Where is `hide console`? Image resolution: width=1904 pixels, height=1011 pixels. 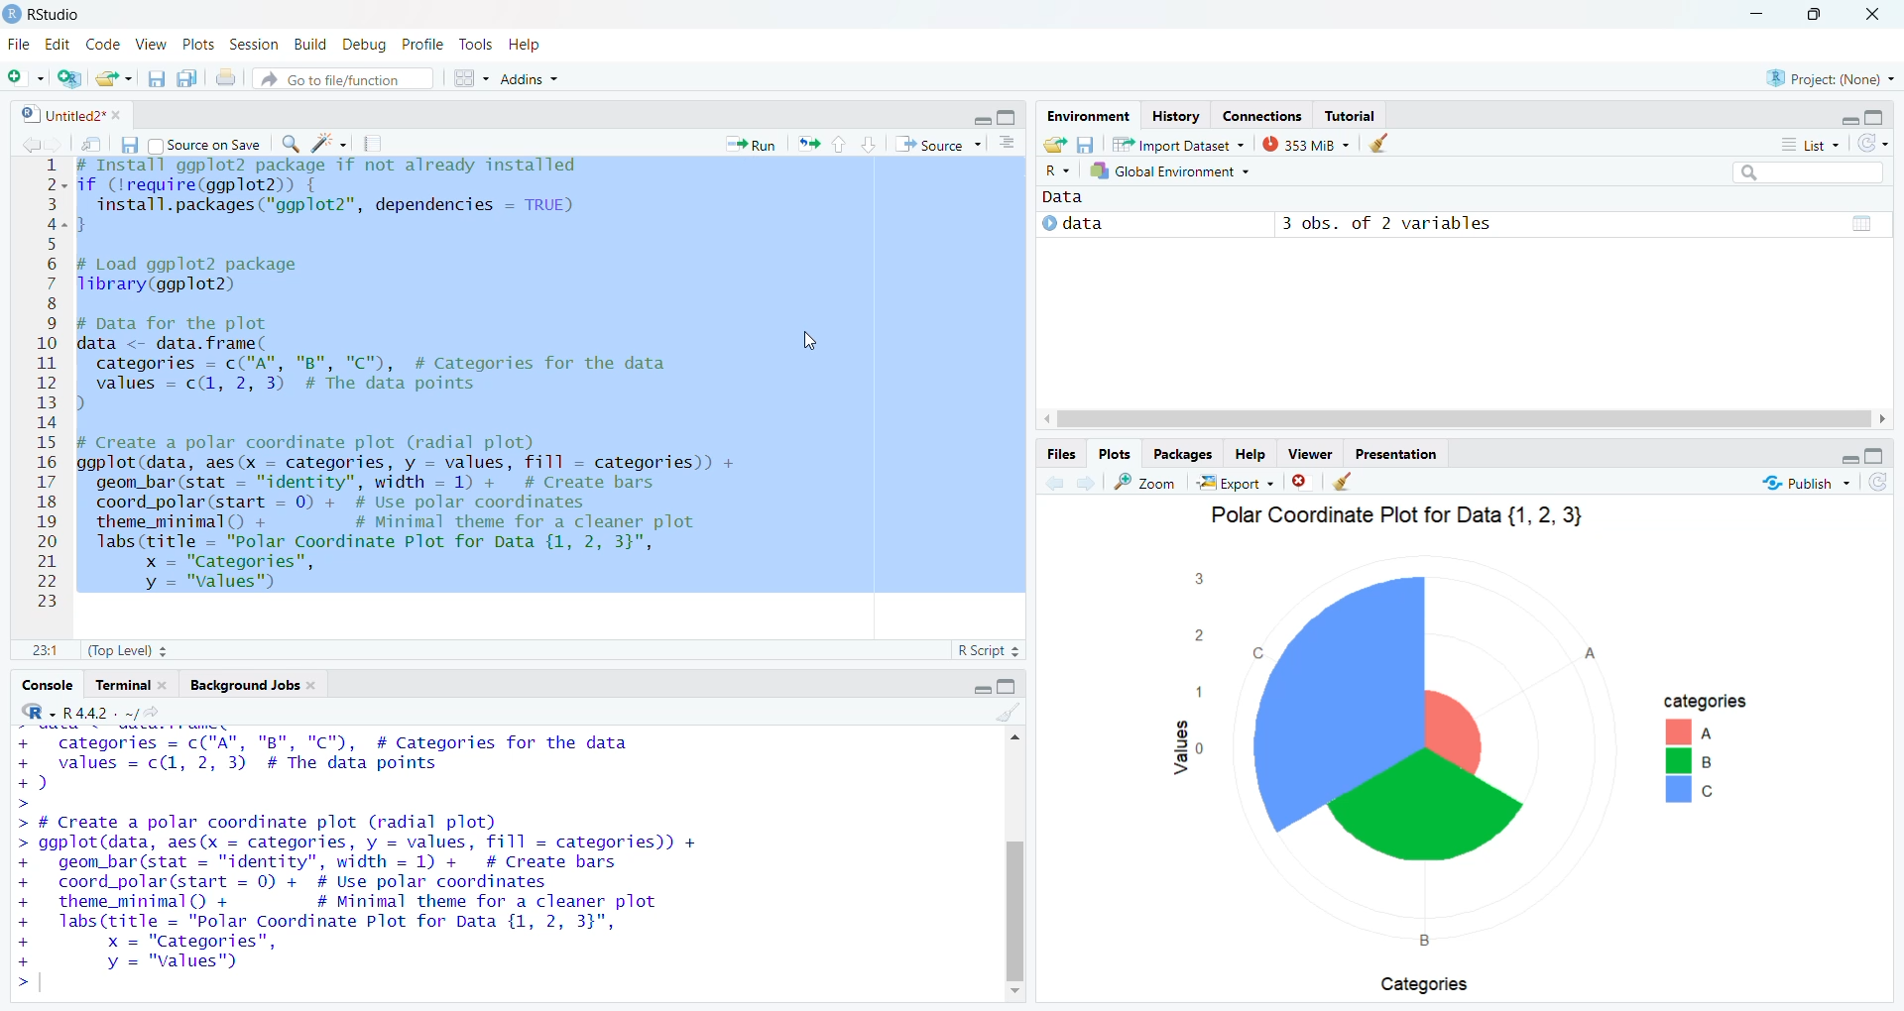 hide console is located at coordinates (1013, 688).